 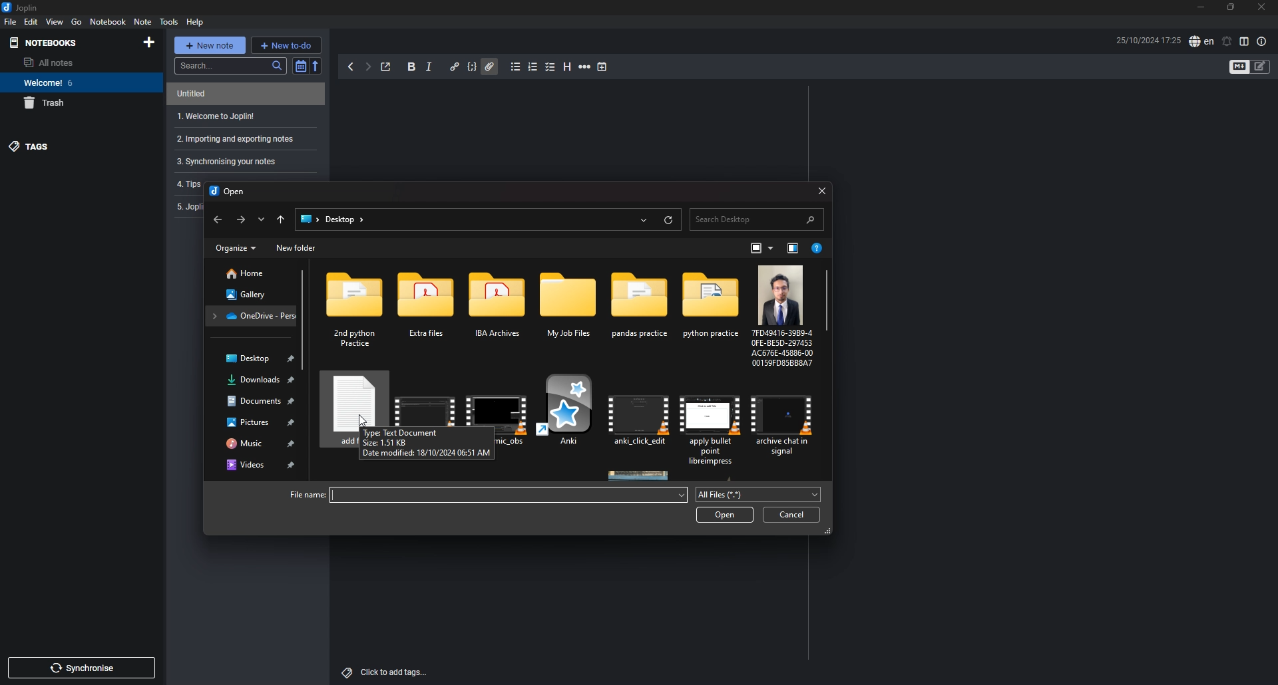 I want to click on click to add tags, so click(x=387, y=672).